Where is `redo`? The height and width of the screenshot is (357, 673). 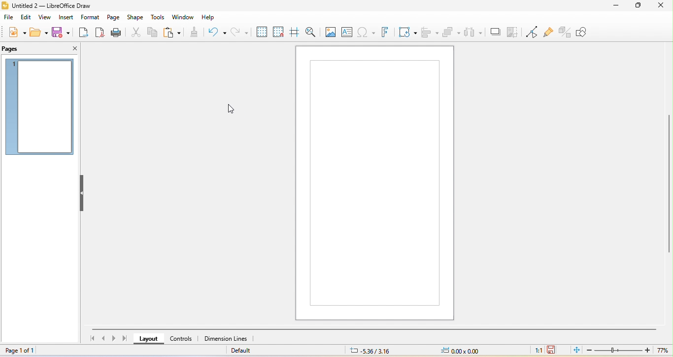
redo is located at coordinates (239, 32).